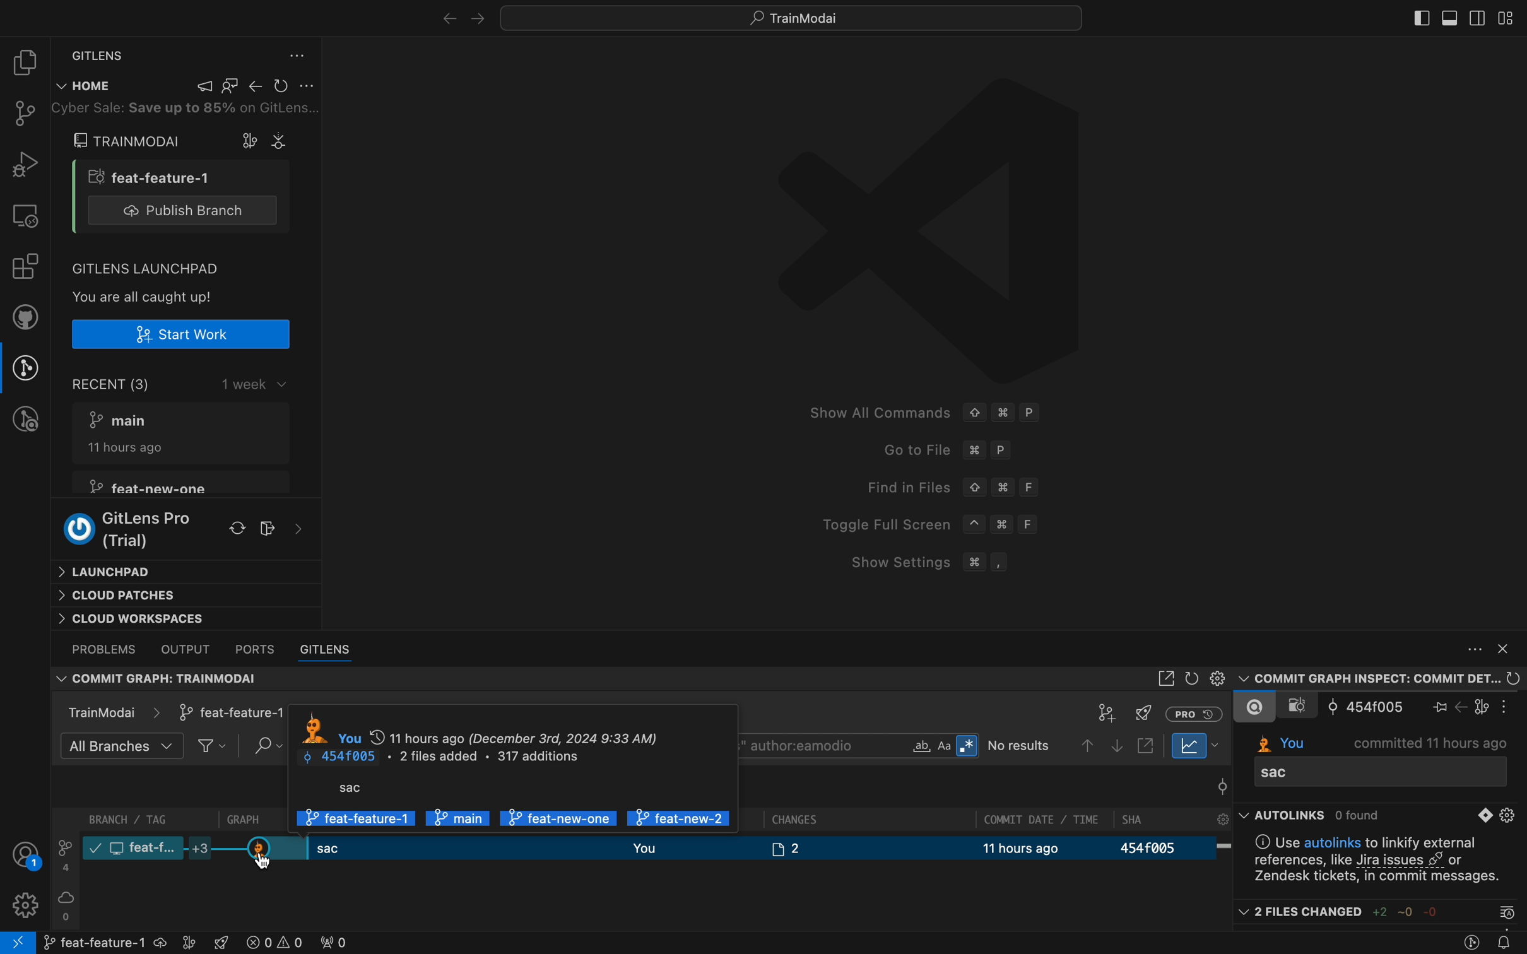  I want to click on create a new branch to work, so click(184, 334).